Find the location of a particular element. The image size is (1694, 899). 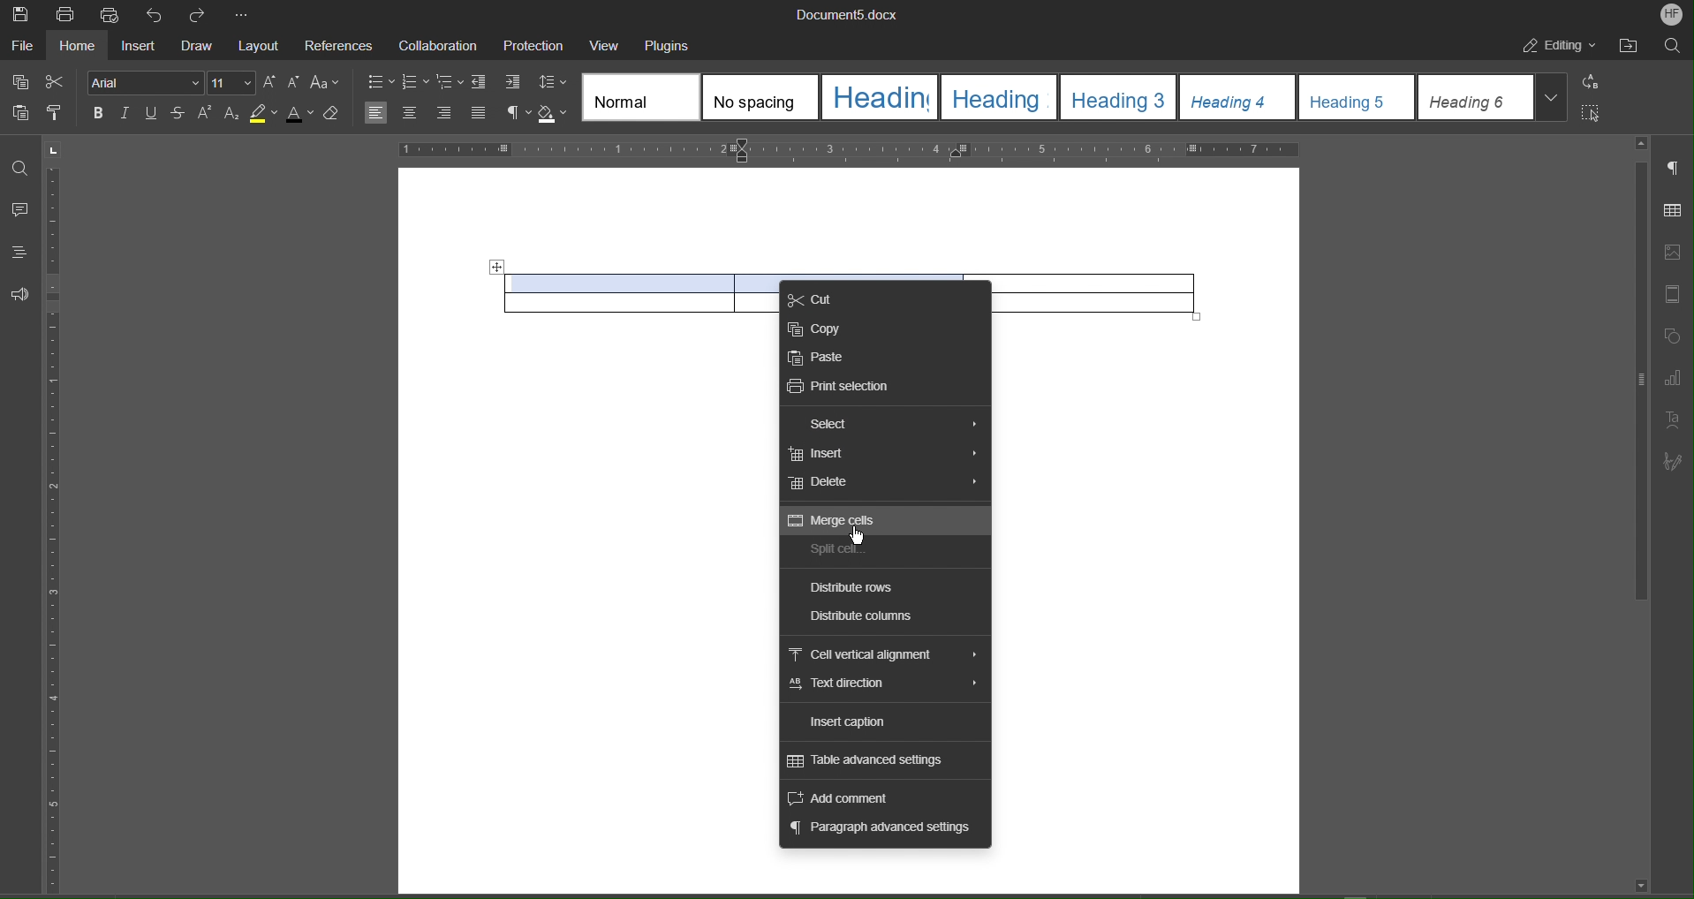

Decrease Size is located at coordinates (293, 83).